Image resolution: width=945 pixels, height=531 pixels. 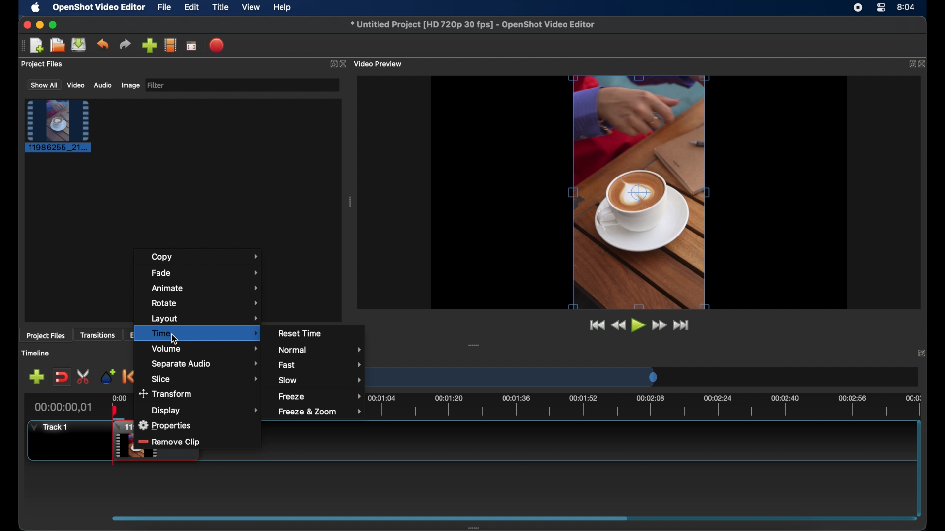 What do you see at coordinates (907, 6) in the screenshot?
I see `time` at bounding box center [907, 6].